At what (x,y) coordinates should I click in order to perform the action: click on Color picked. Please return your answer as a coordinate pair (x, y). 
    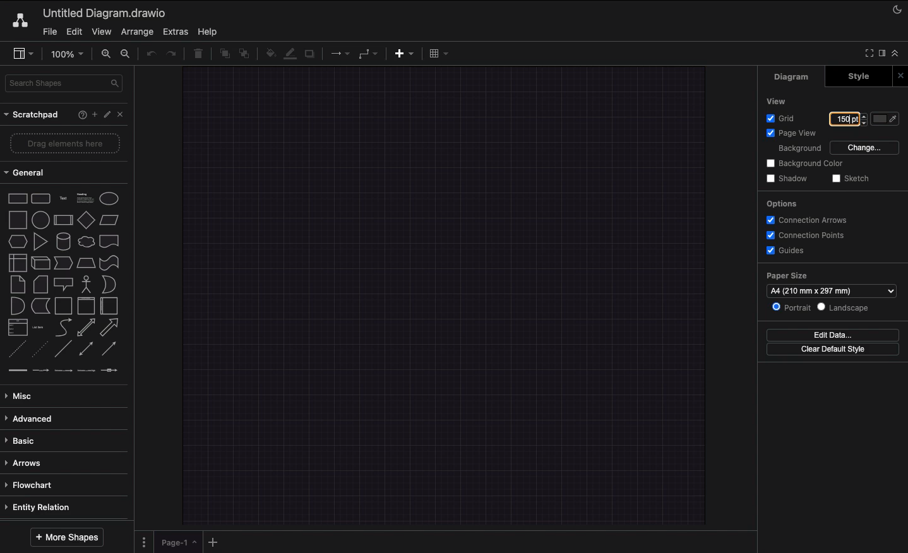
    Looking at the image, I should click on (885, 119).